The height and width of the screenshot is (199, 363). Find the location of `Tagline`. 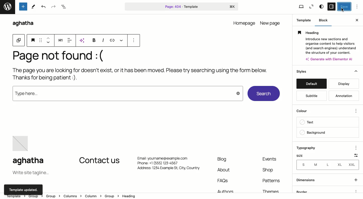

Tagline is located at coordinates (30, 173).